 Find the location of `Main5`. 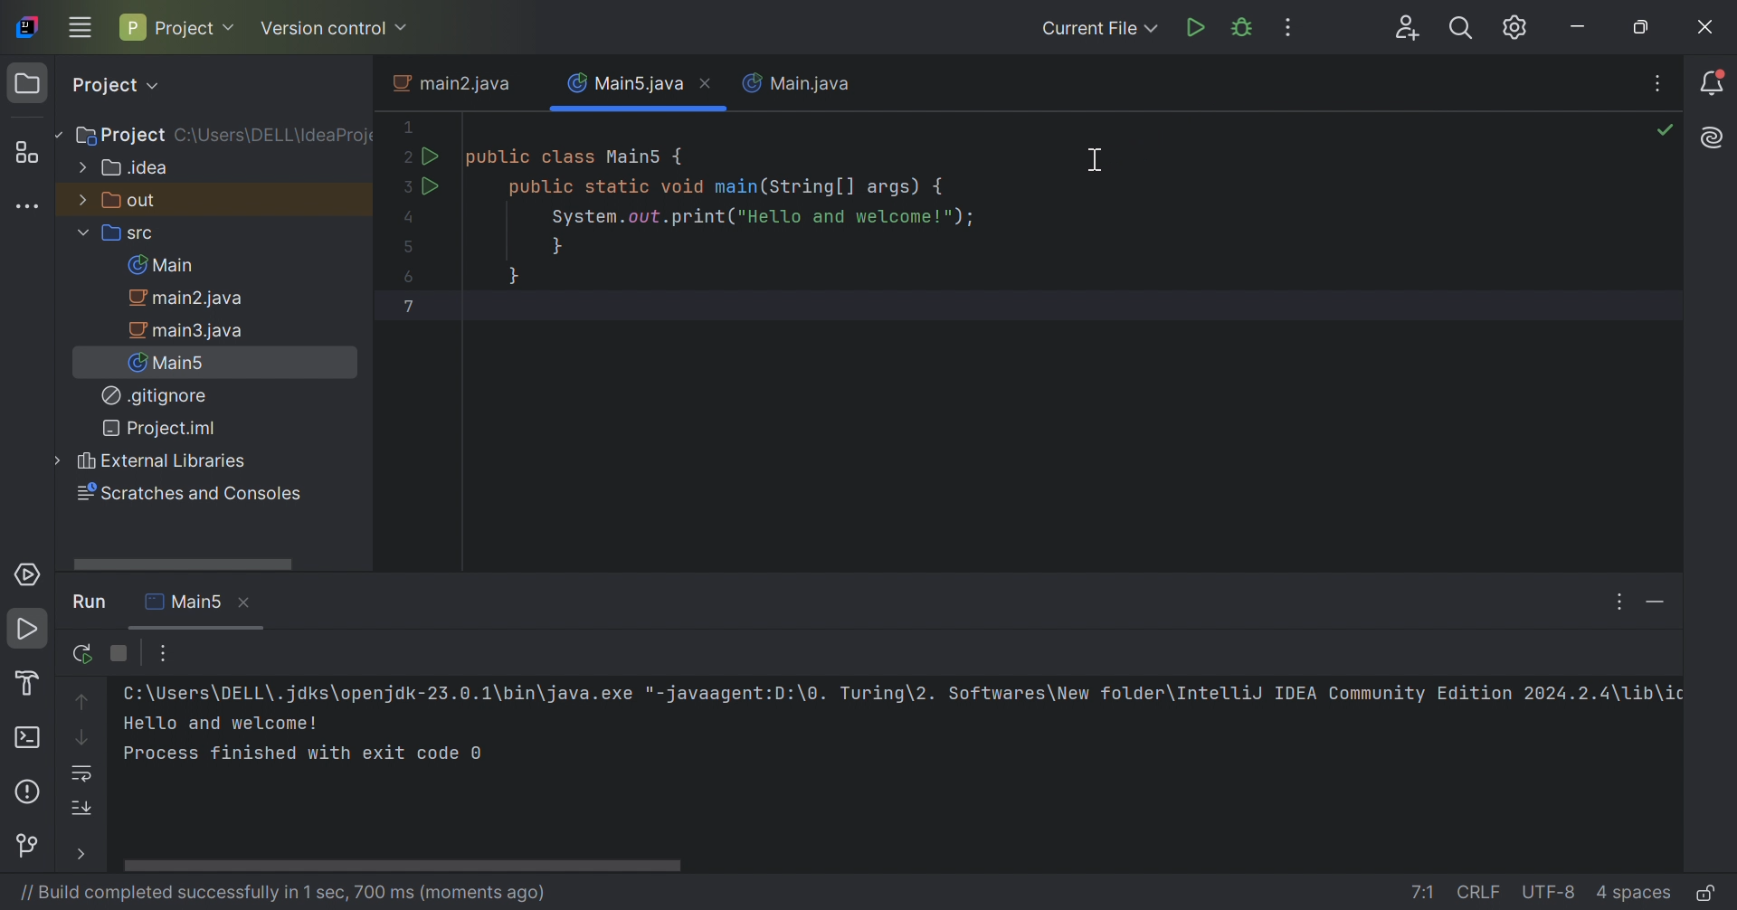

Main5 is located at coordinates (185, 601).